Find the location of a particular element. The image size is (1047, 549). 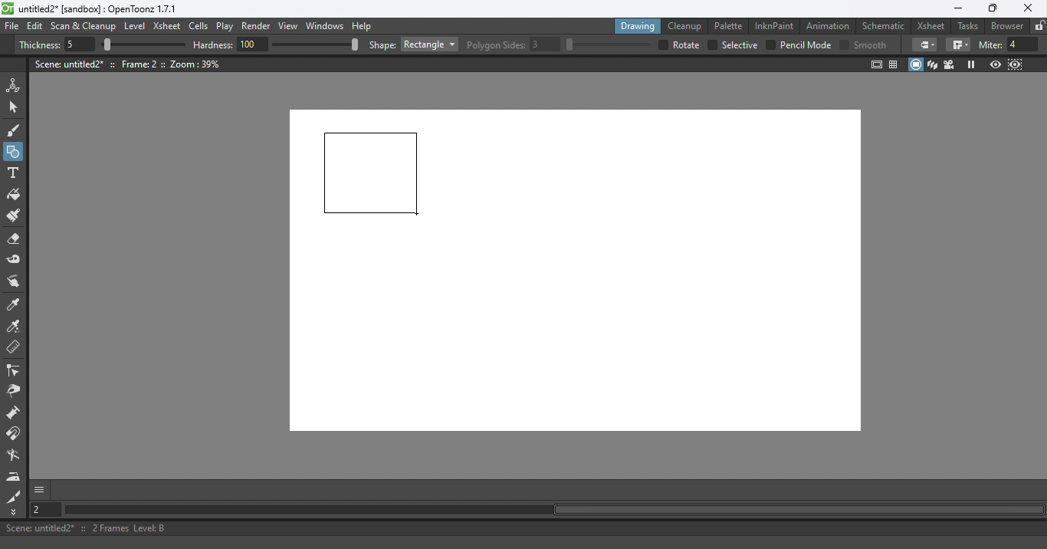

InknPaint is located at coordinates (775, 25).